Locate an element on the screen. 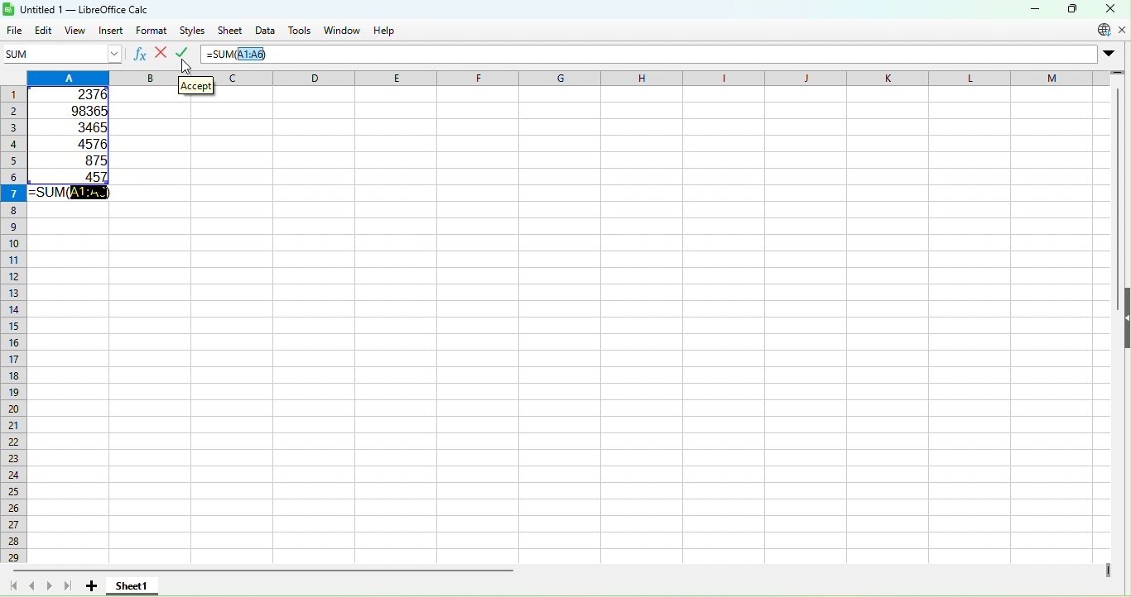 This screenshot has height=597, width=1131. Close is located at coordinates (1109, 8).